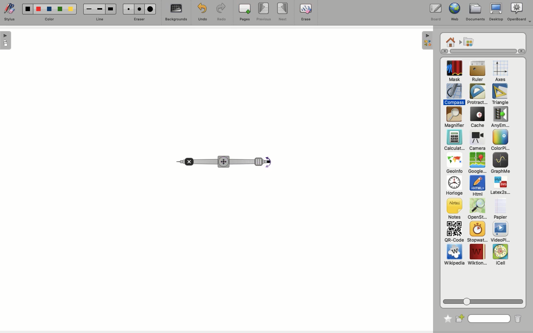 This screenshot has height=333, width=533. Describe the element at coordinates (500, 186) in the screenshot. I see `Latex2s` at that location.